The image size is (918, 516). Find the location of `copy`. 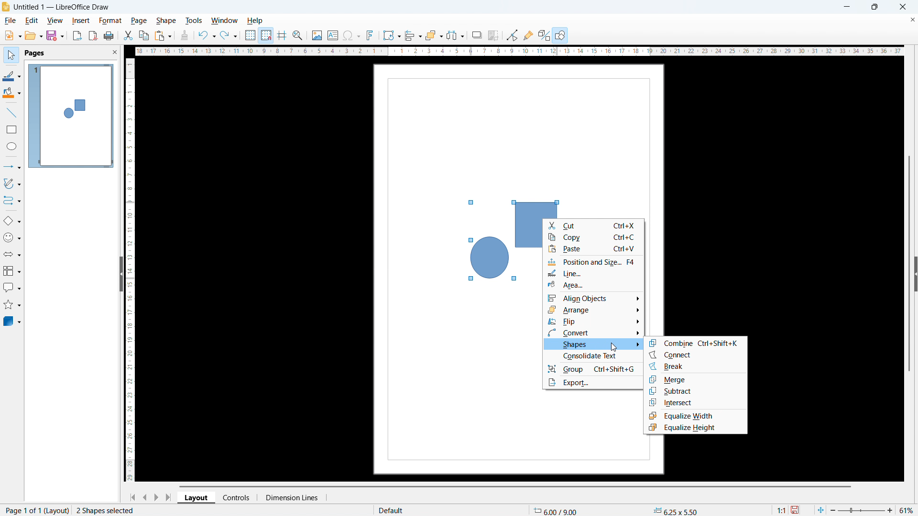

copy is located at coordinates (144, 35).